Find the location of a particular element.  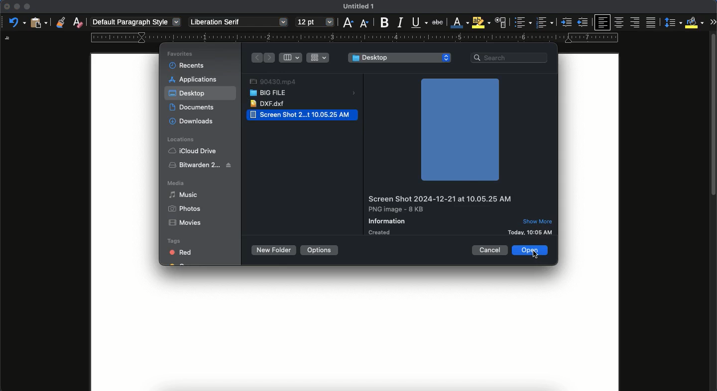

undo is located at coordinates (16, 23).